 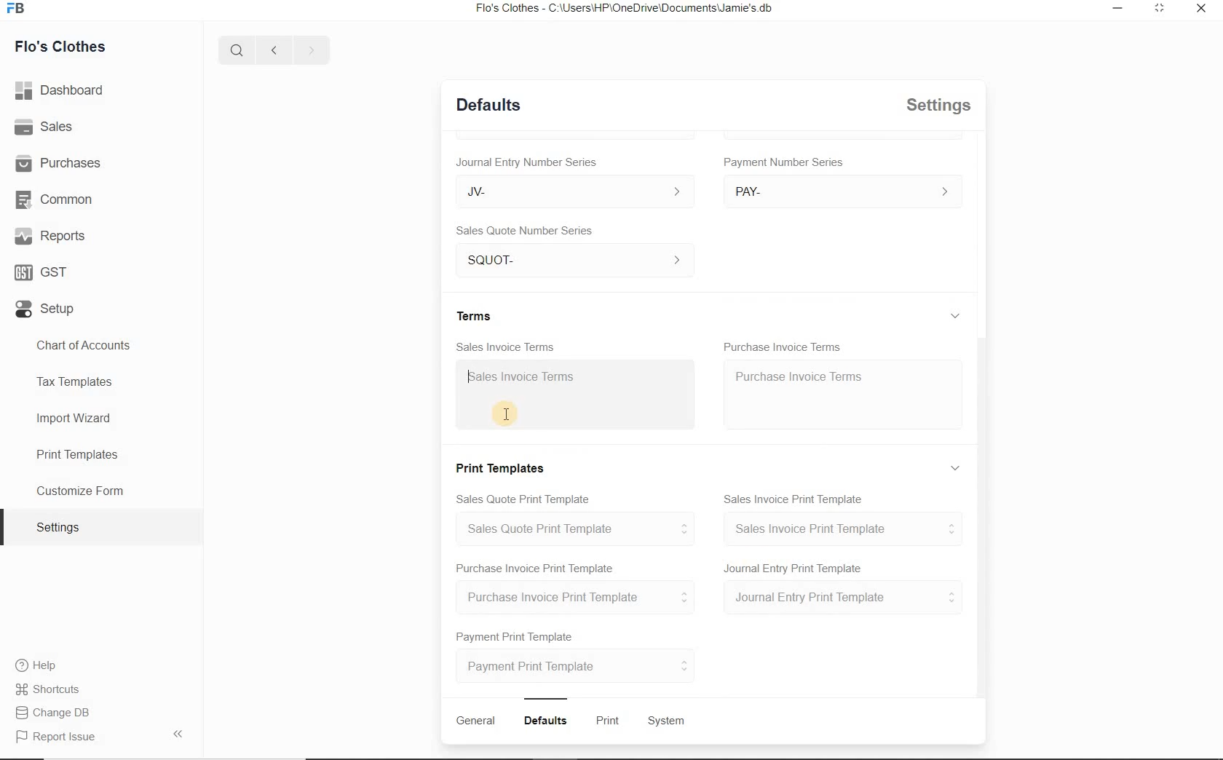 I want to click on JV-, so click(x=574, y=192).